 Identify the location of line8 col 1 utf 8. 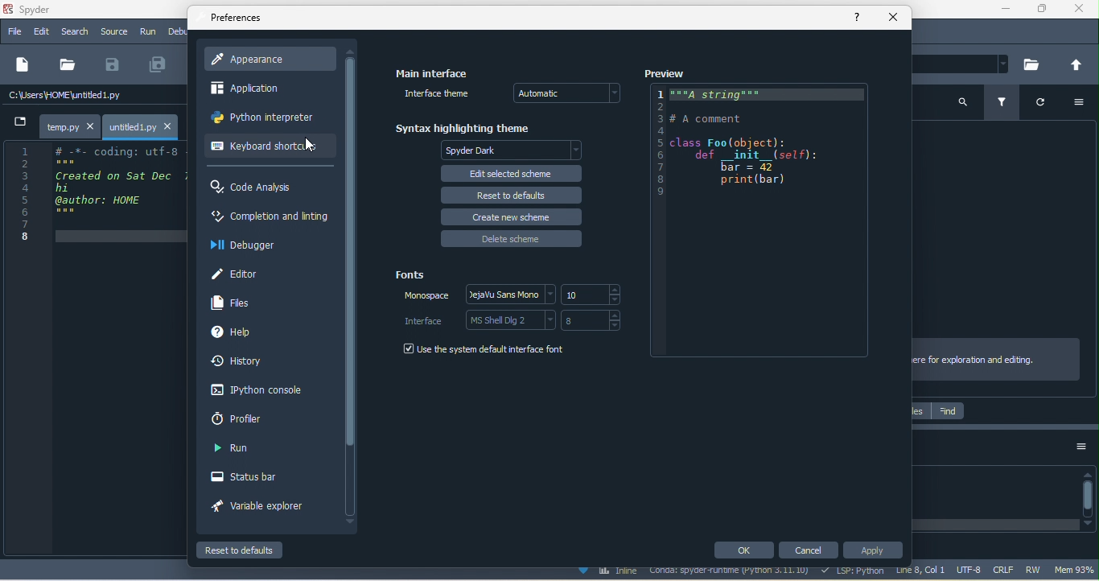
(939, 572).